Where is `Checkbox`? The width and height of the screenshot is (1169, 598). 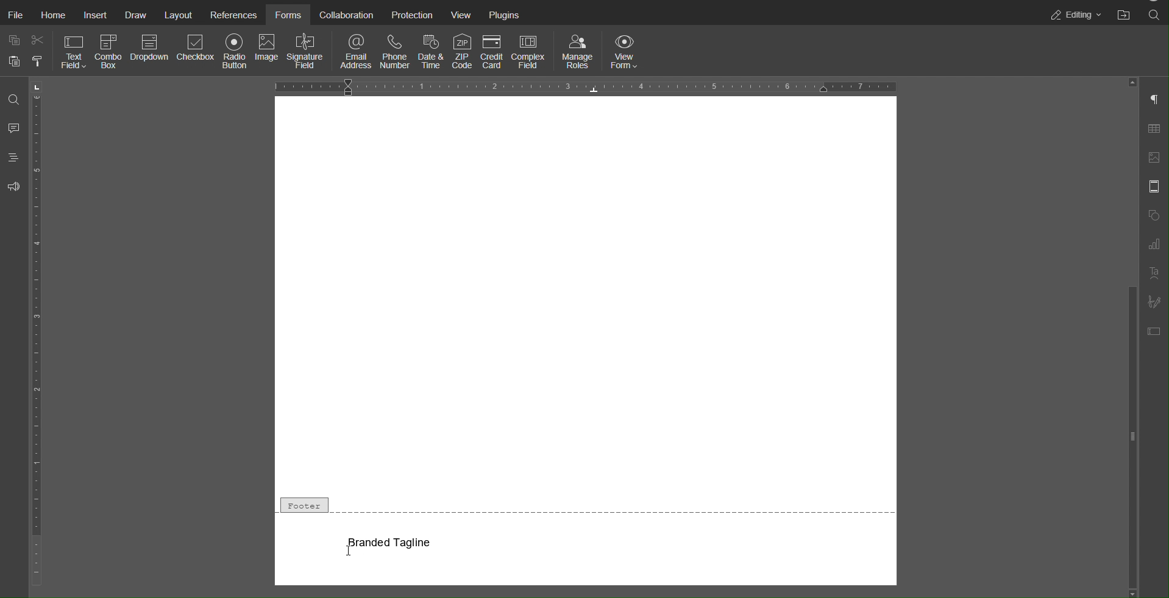 Checkbox is located at coordinates (196, 52).